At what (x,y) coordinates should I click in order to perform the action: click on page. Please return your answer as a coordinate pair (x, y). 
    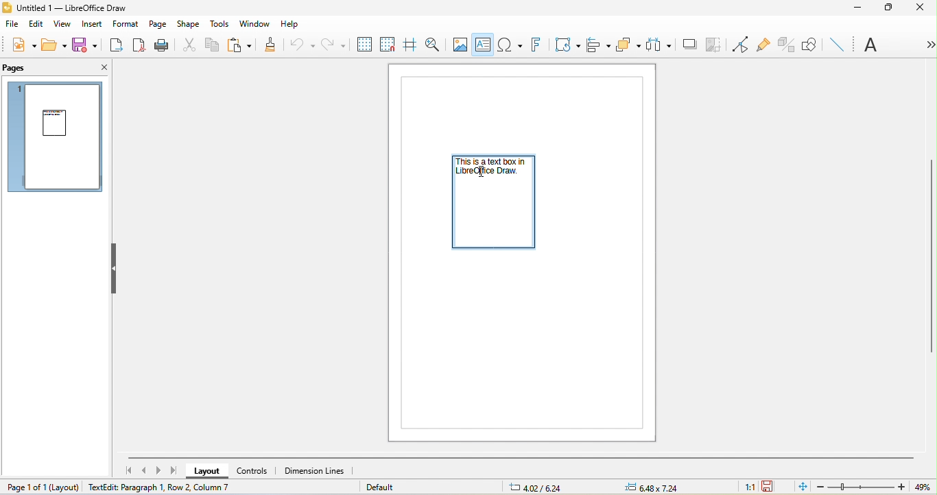
    Looking at the image, I should click on (159, 25).